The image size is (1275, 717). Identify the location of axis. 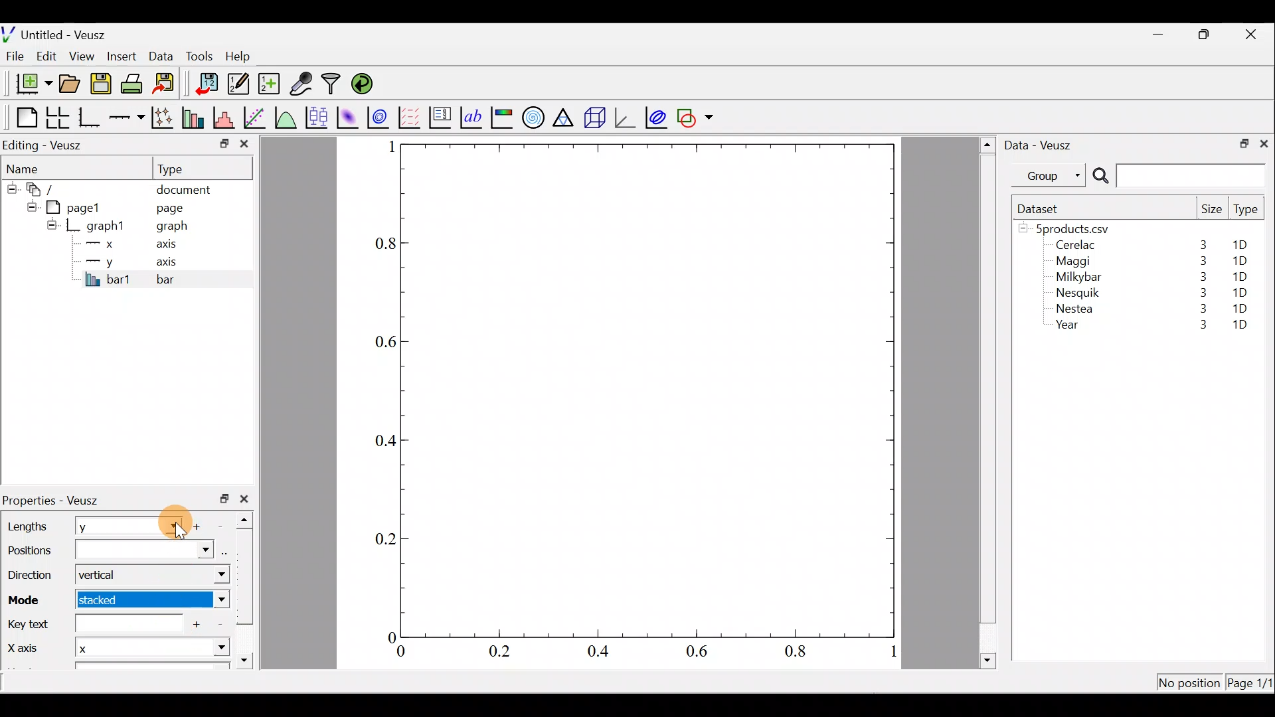
(171, 246).